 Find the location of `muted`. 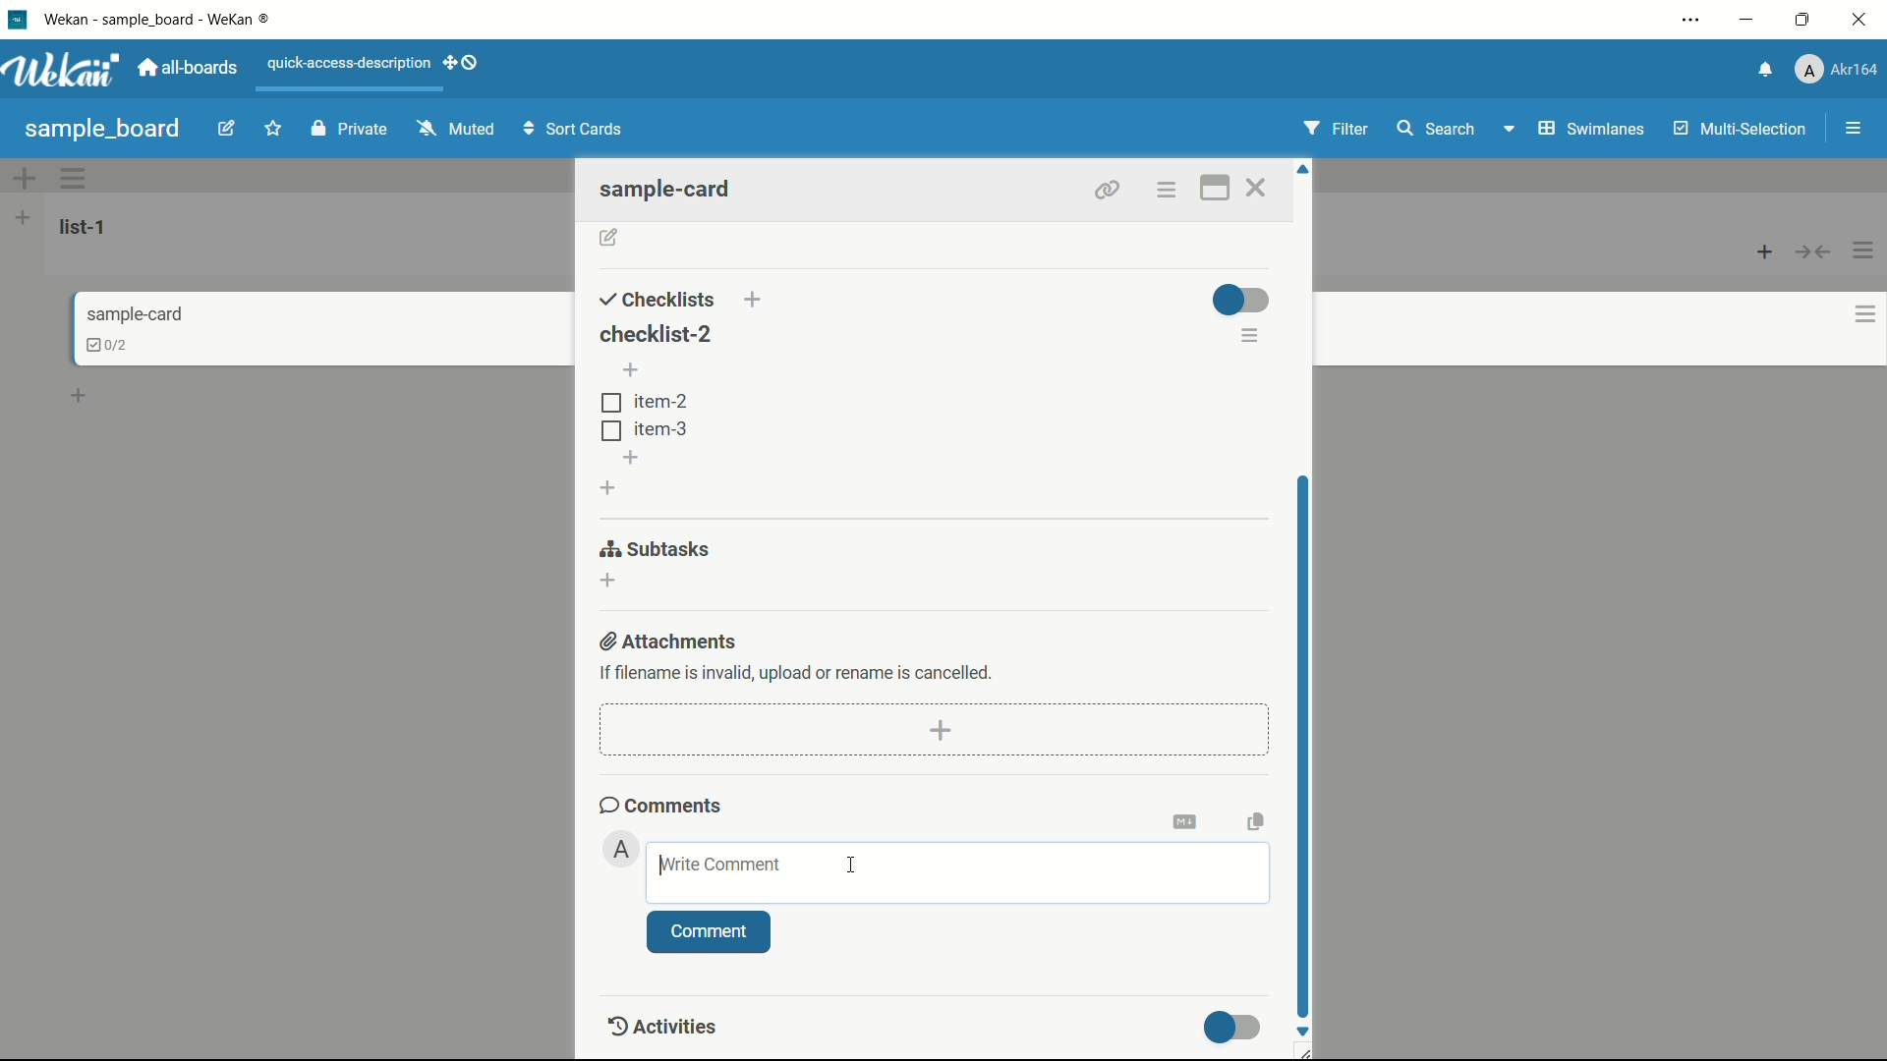

muted is located at coordinates (453, 130).